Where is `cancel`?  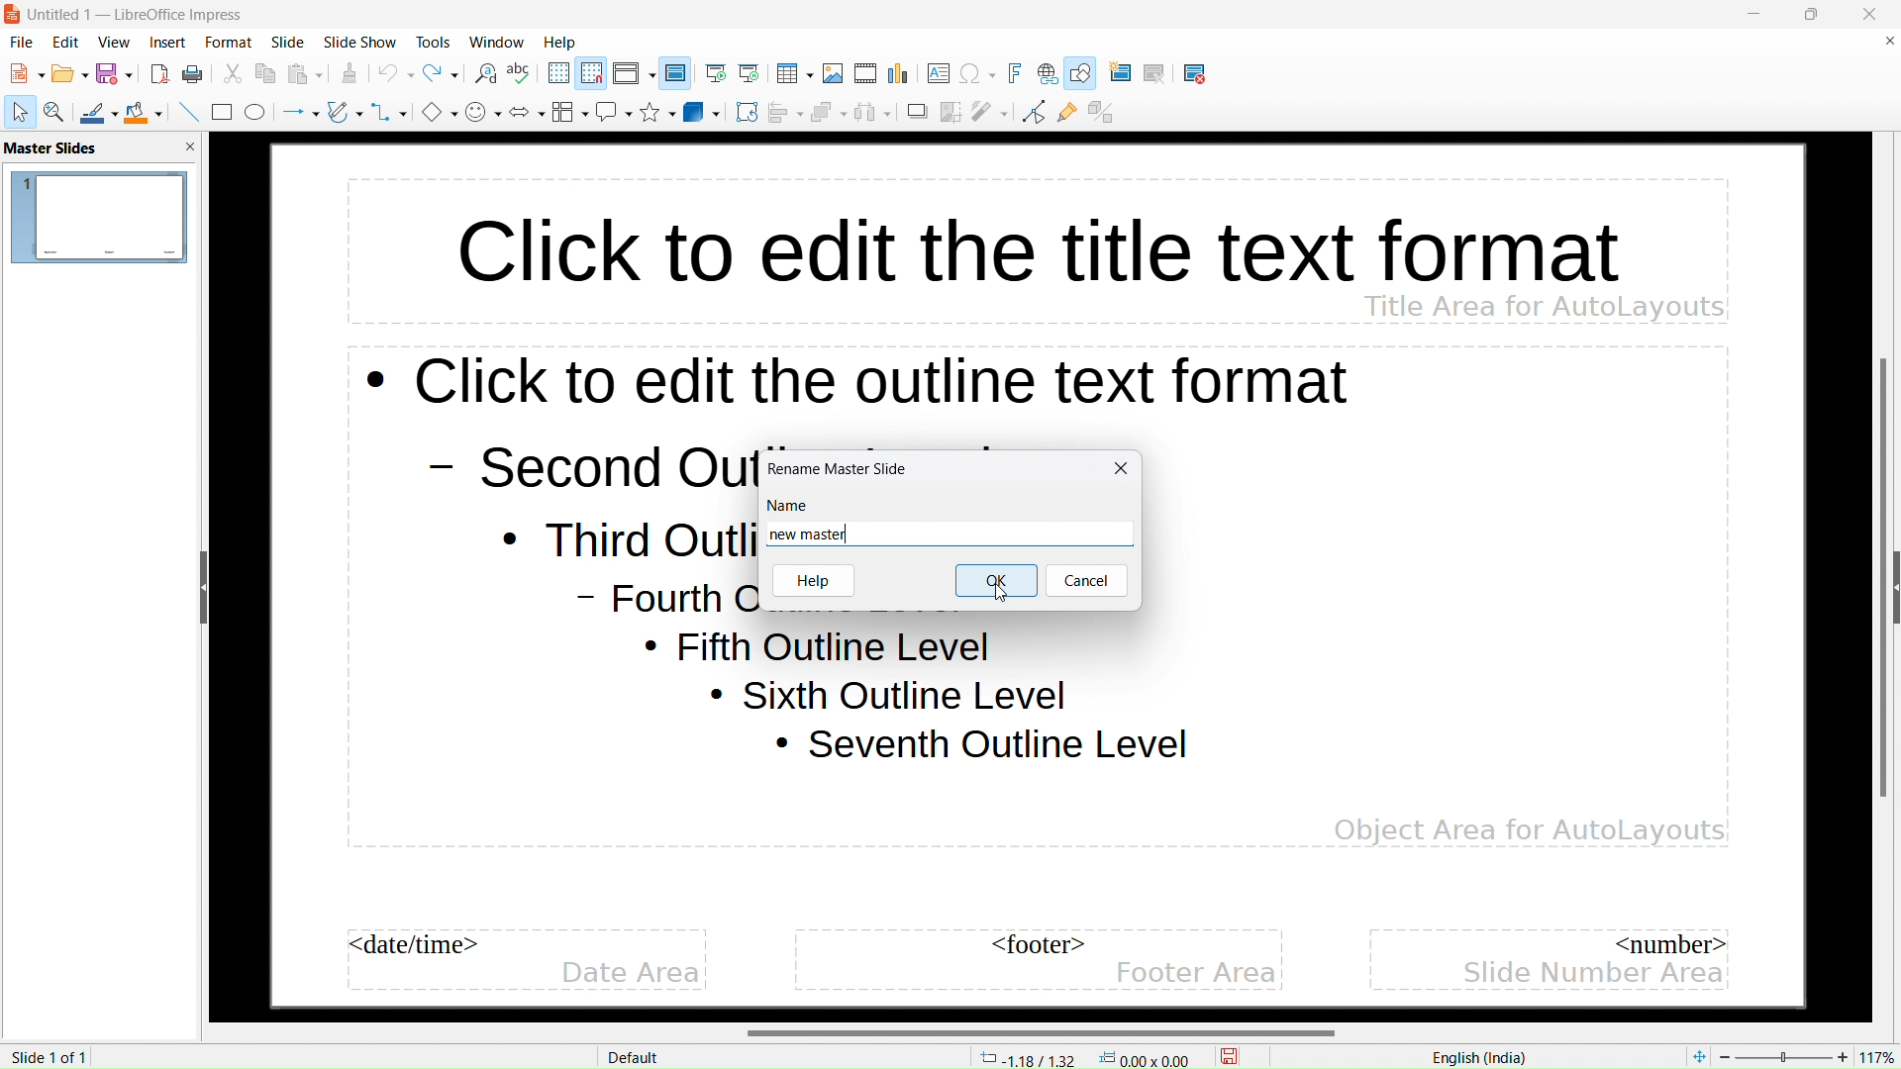
cancel is located at coordinates (1087, 580).